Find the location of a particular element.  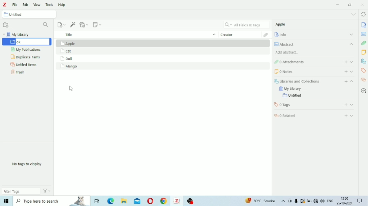

Restore Down is located at coordinates (350, 4).